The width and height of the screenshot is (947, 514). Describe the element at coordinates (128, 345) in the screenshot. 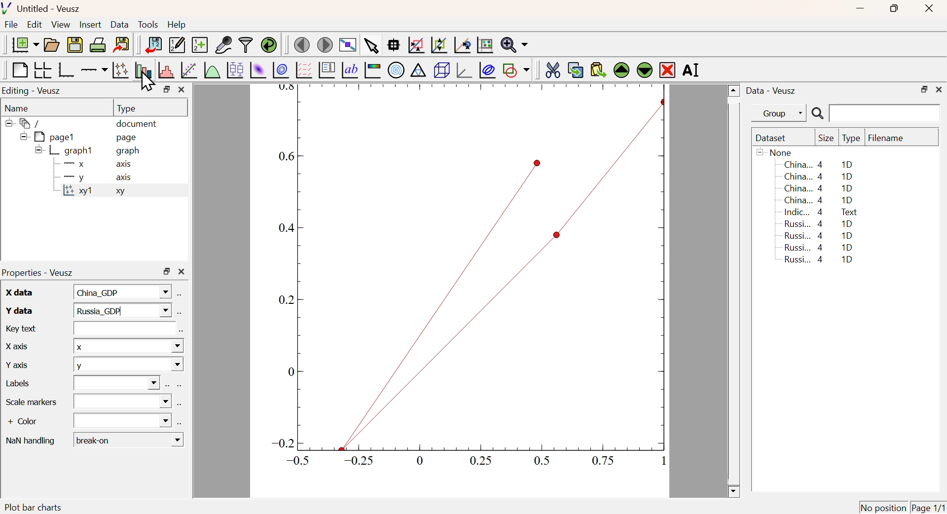

I see `X` at that location.